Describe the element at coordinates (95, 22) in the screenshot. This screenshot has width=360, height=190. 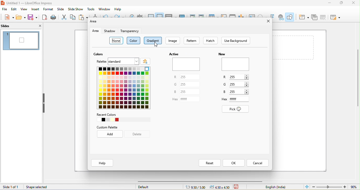
I see `area` at that location.